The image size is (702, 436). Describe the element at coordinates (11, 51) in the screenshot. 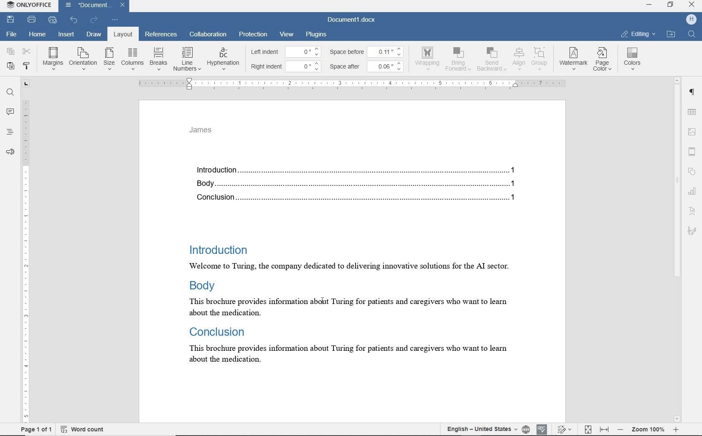

I see `copy` at that location.